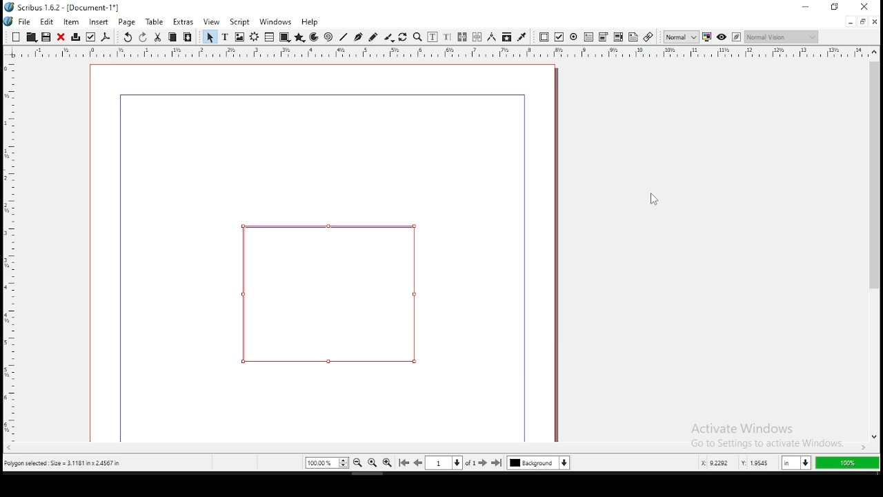  Describe the element at coordinates (875, 22) in the screenshot. I see `close` at that location.